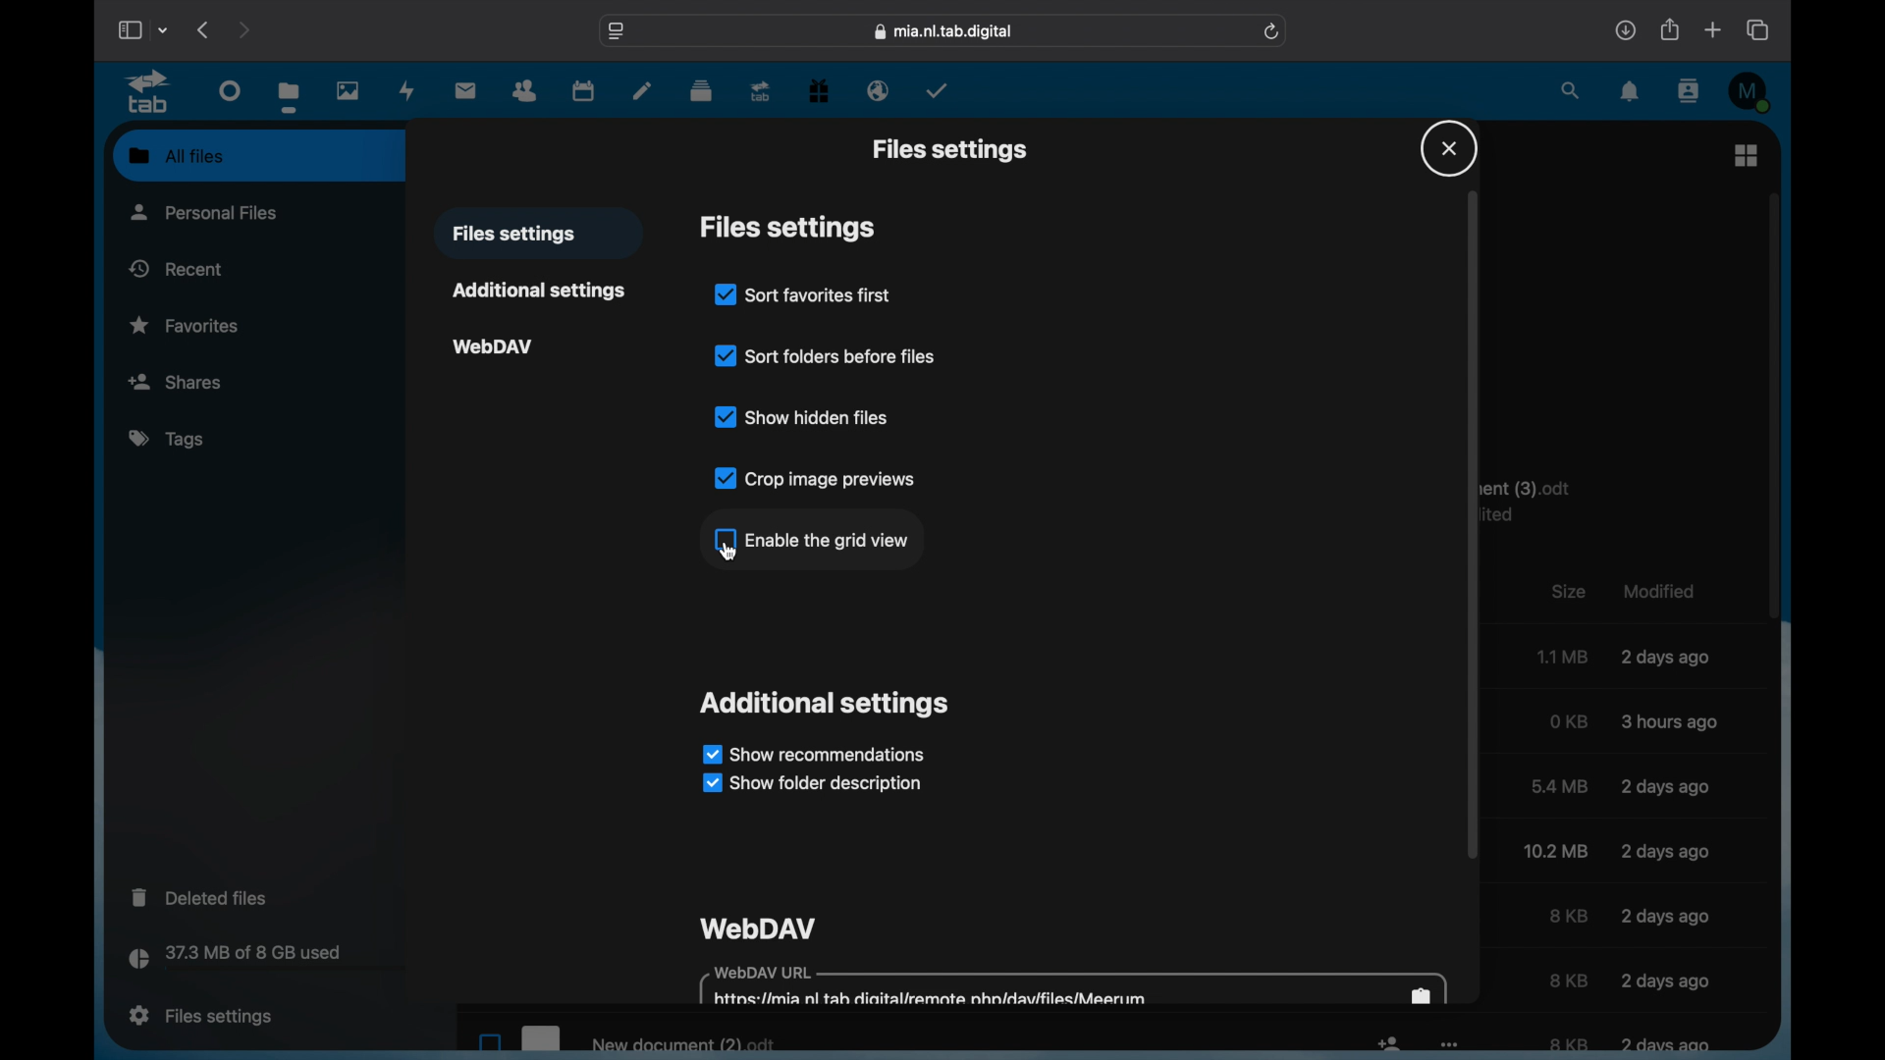 The width and height of the screenshot is (1885, 1060). I want to click on size, so click(1568, 917).